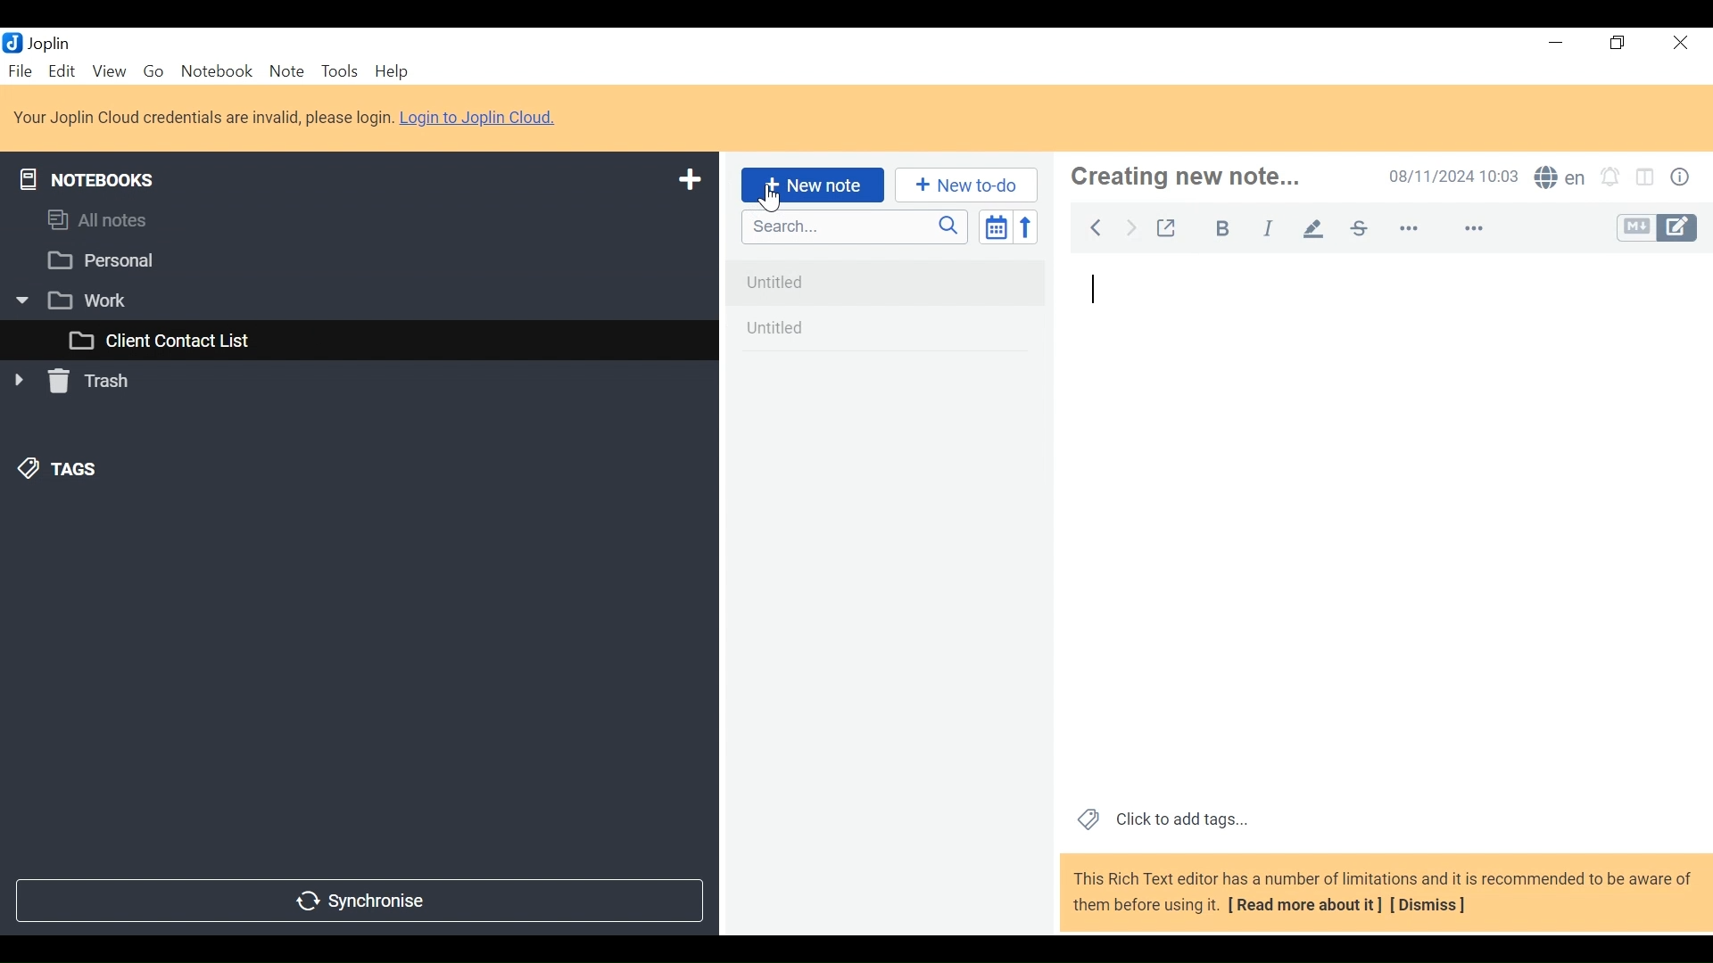  Describe the element at coordinates (1618, 43) in the screenshot. I see `Restore` at that location.